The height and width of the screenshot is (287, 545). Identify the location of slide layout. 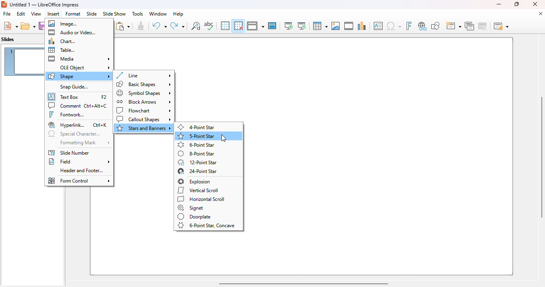
(501, 26).